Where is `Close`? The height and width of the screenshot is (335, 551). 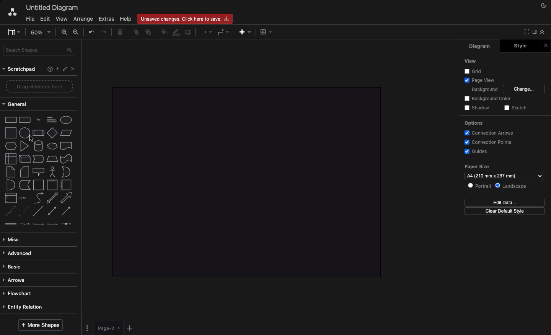 Close is located at coordinates (546, 45).